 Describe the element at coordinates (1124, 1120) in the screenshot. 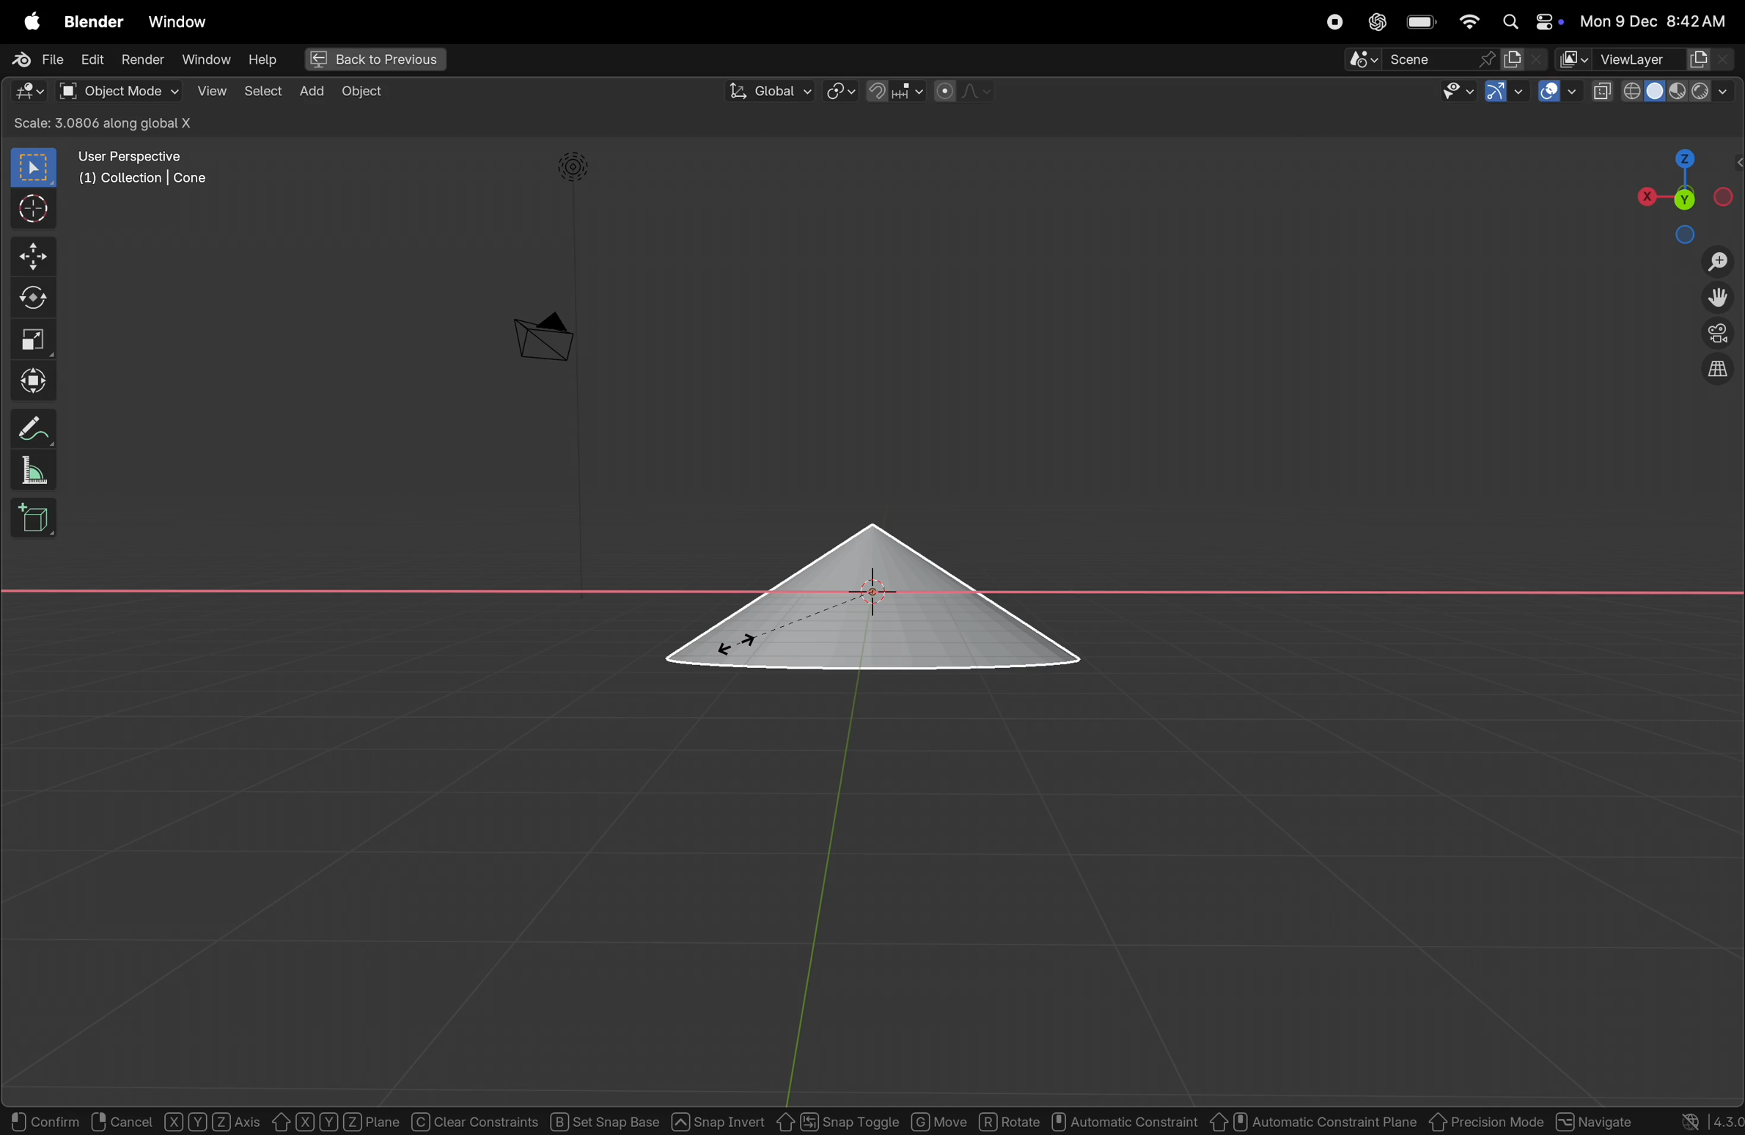

I see `automatic constraint` at that location.